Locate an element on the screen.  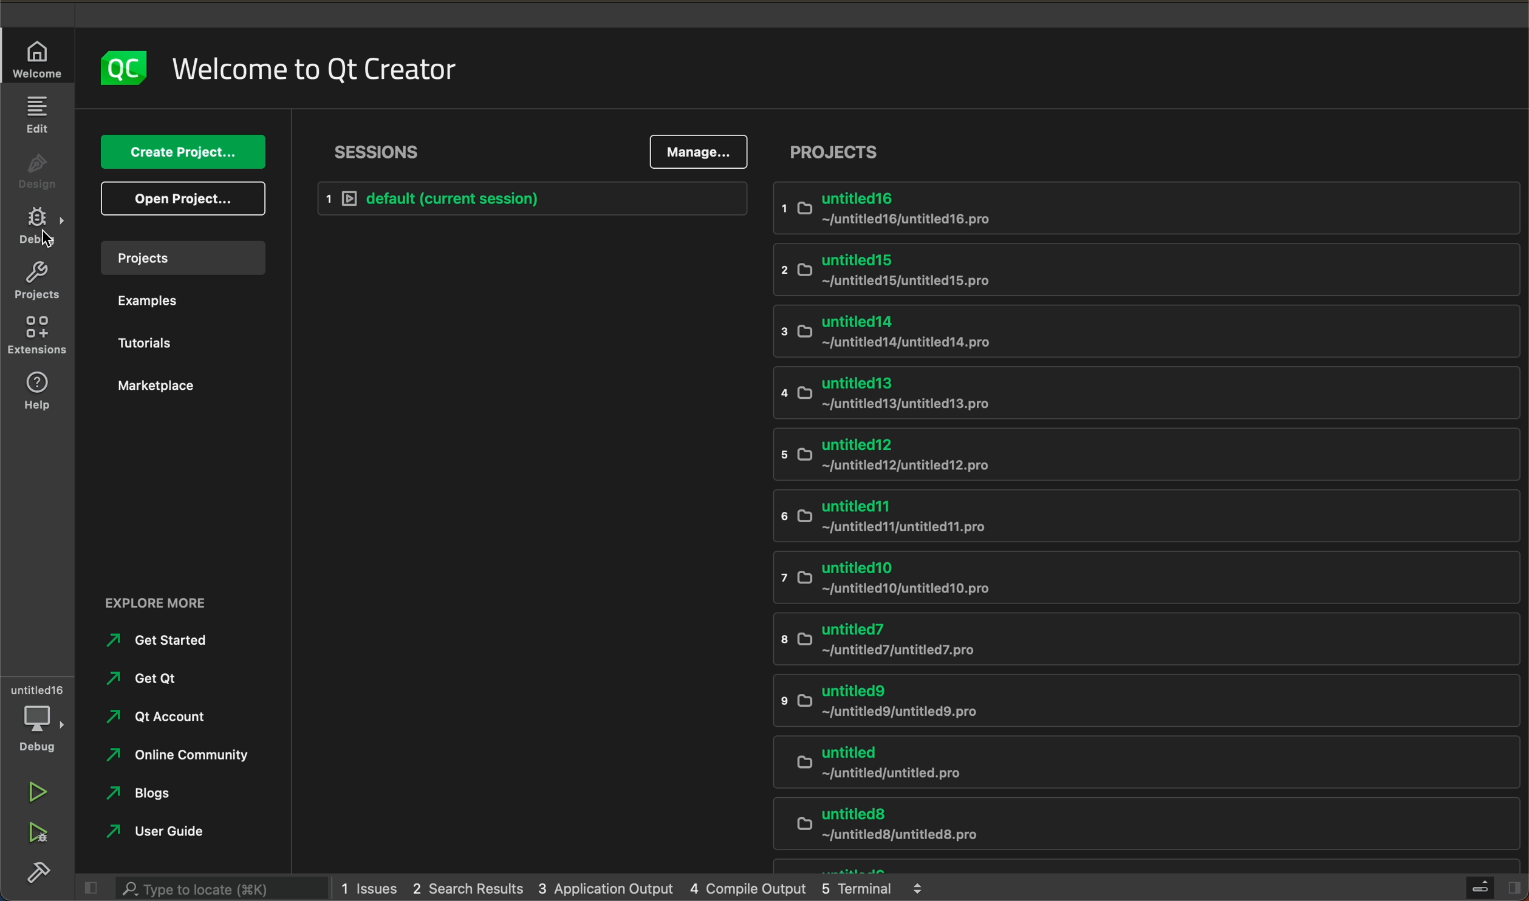
marketplace is located at coordinates (180, 394).